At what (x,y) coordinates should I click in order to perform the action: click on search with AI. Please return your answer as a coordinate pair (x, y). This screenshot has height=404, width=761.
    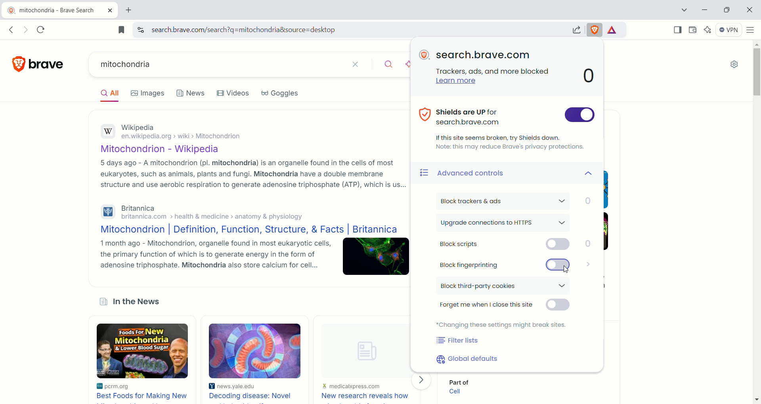
    Looking at the image, I should click on (406, 65).